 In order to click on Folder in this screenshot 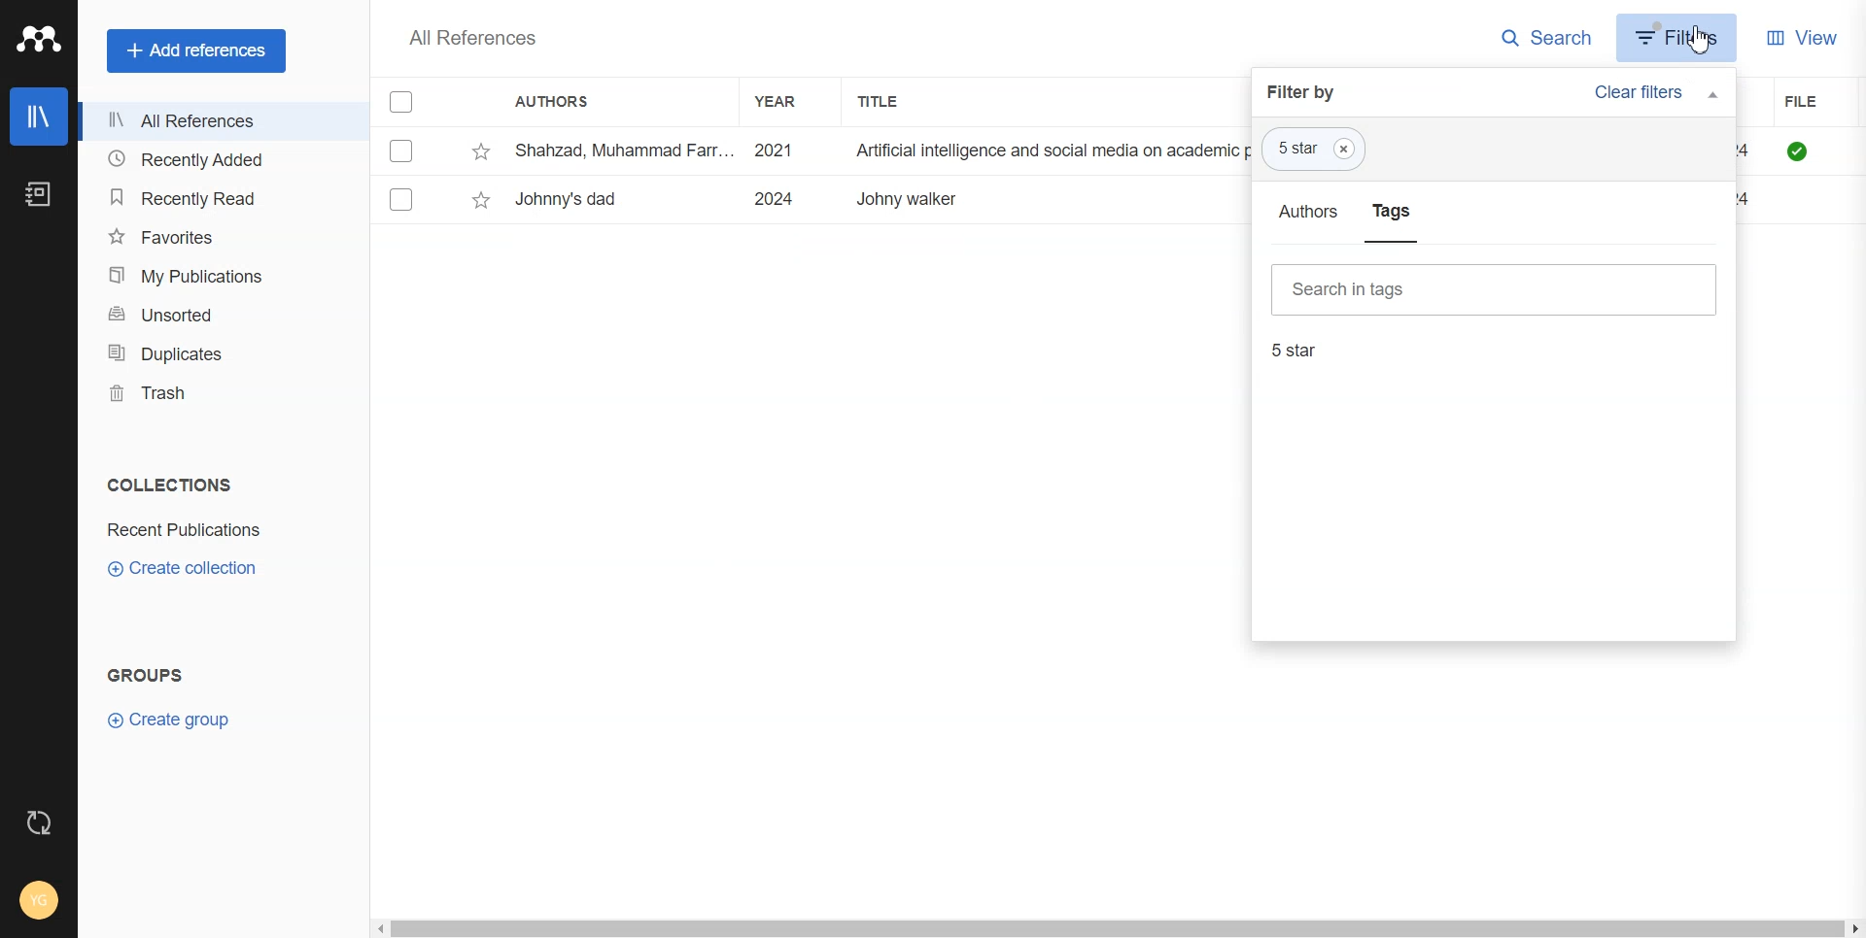, I will do `click(188, 530)`.